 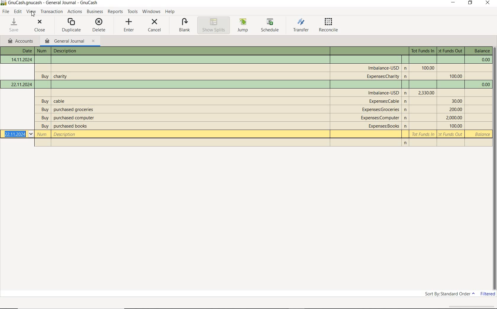 I want to click on ACTIONS, so click(x=75, y=12).